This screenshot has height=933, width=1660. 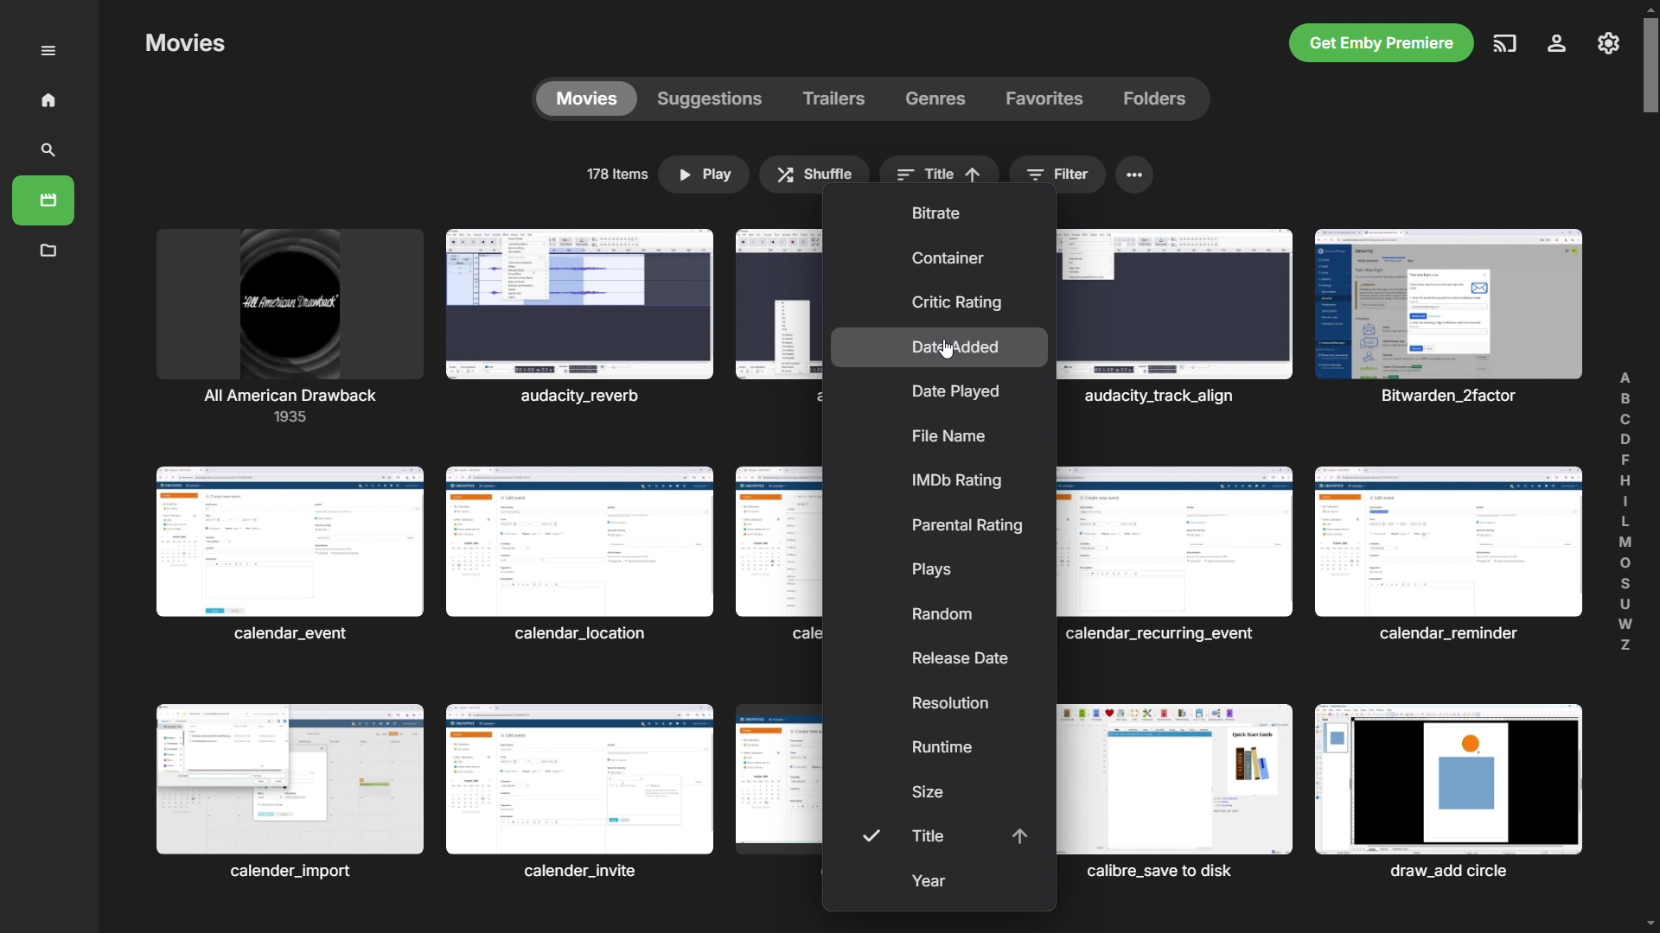 I want to click on , so click(x=579, y=555).